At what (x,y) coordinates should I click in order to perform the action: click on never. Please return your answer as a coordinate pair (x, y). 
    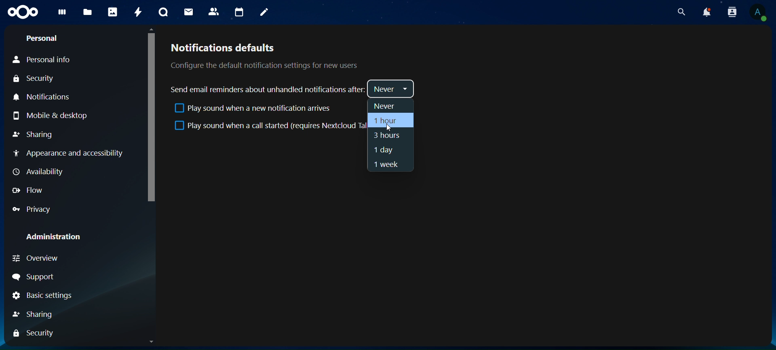
    Looking at the image, I should click on (391, 89).